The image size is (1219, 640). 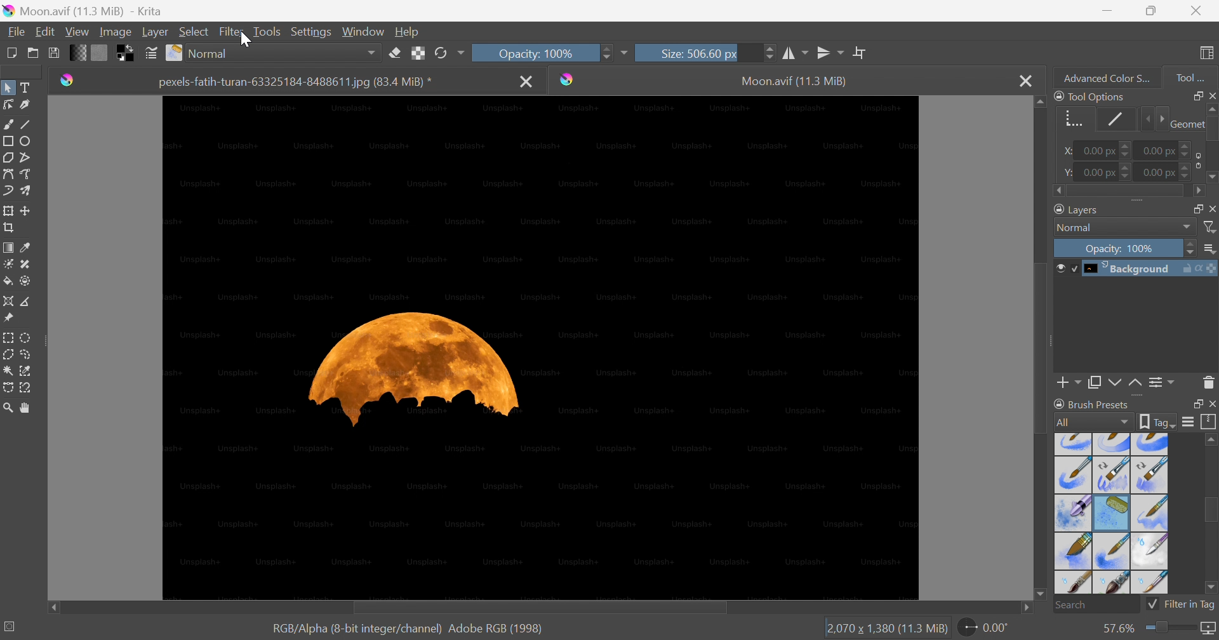 I want to click on Edit shapes tool, so click(x=8, y=104).